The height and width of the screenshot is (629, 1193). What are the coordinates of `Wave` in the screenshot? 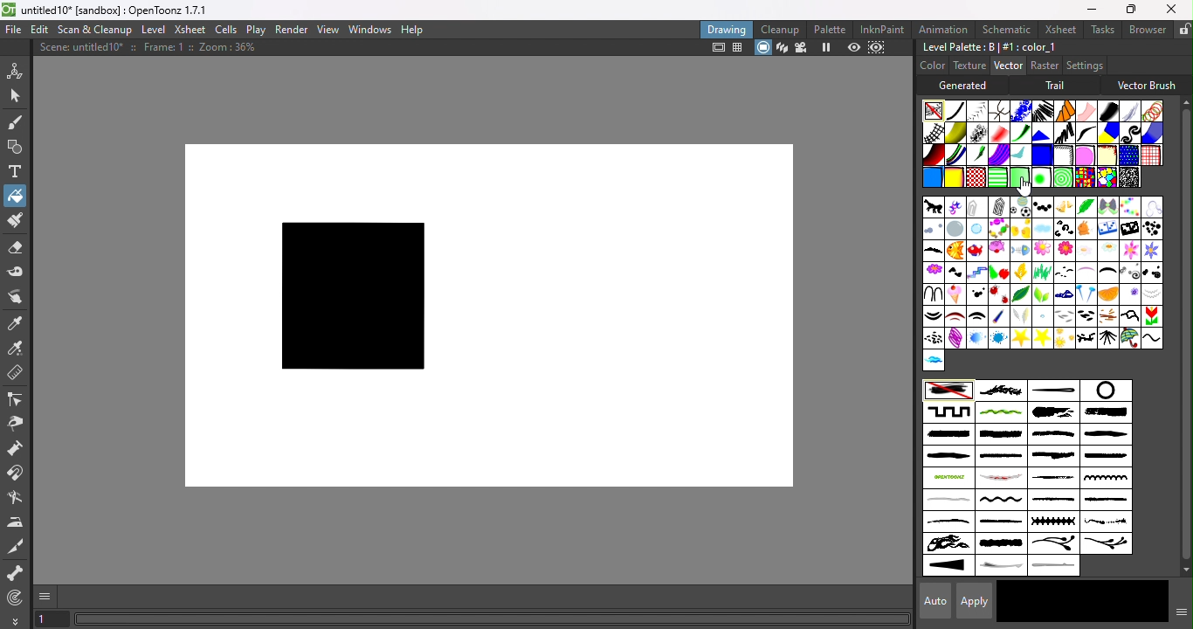 It's located at (1152, 338).